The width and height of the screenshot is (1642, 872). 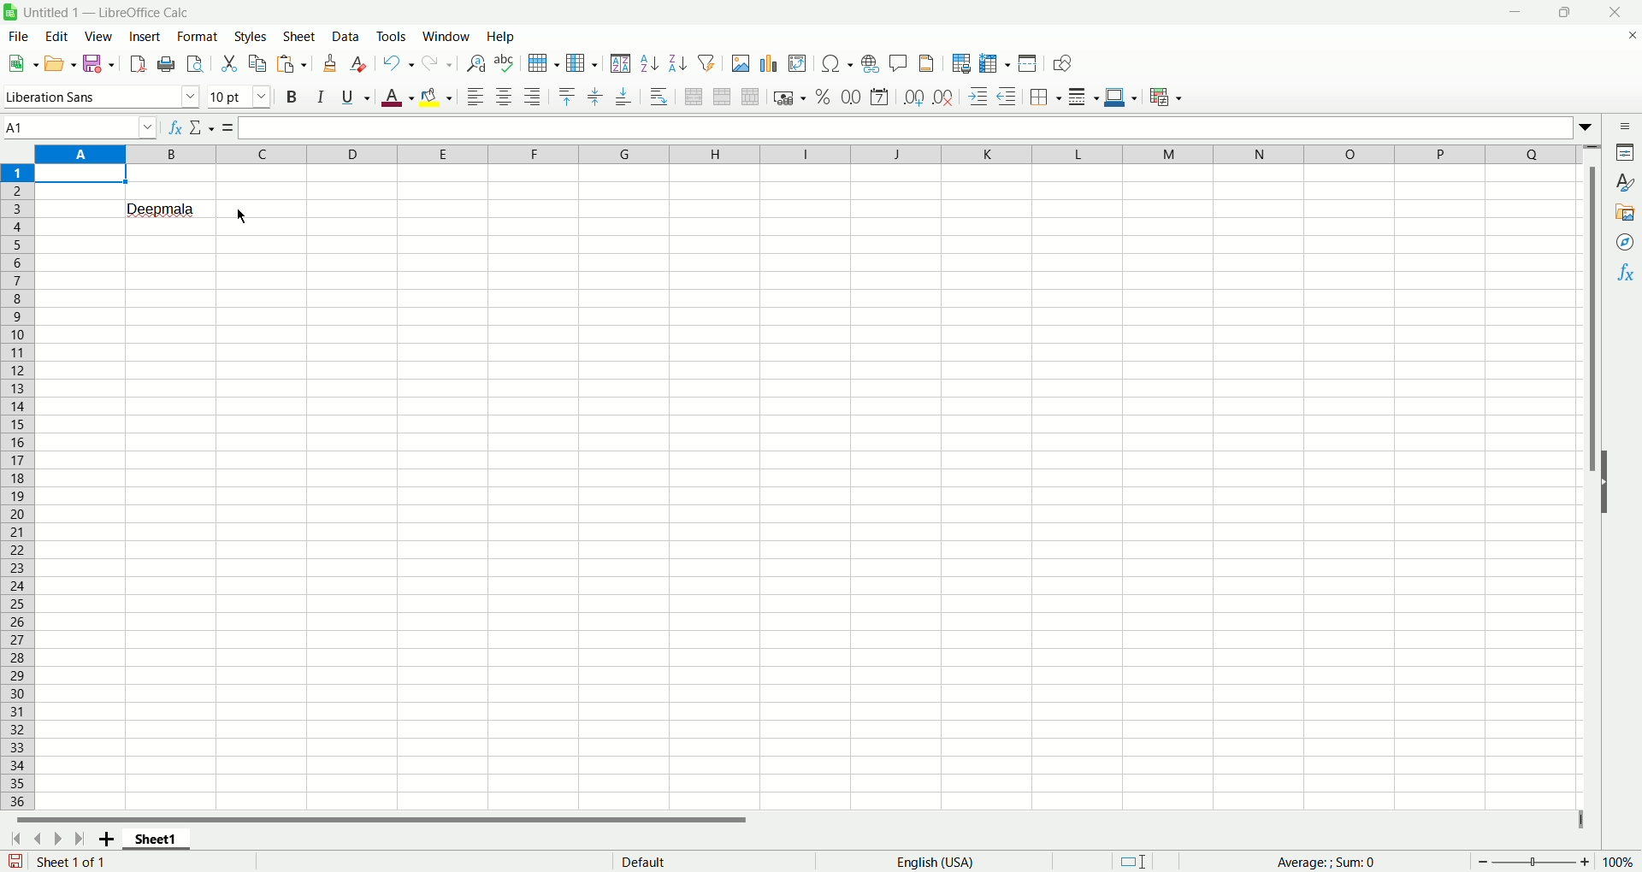 I want to click on Background color, so click(x=435, y=97).